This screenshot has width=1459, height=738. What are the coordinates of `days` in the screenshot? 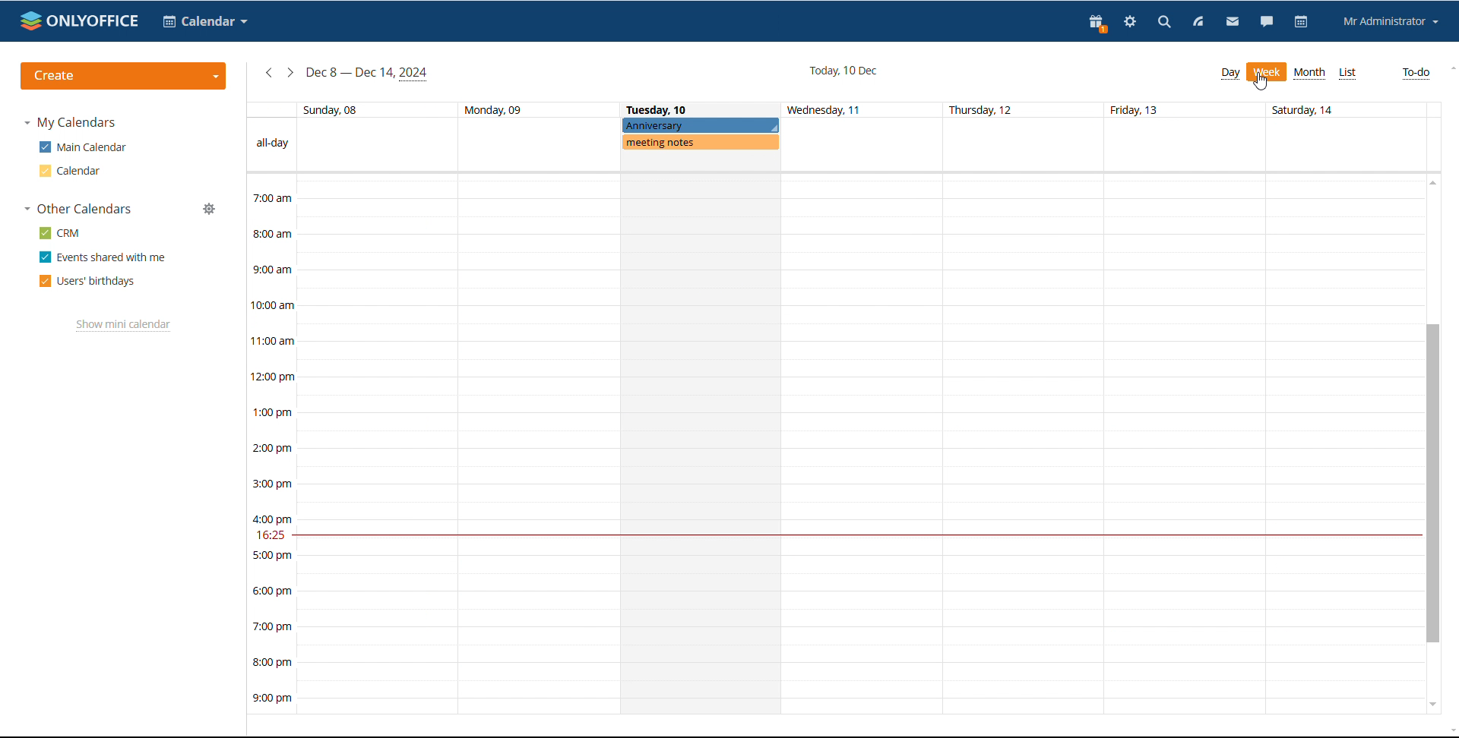 It's located at (835, 111).